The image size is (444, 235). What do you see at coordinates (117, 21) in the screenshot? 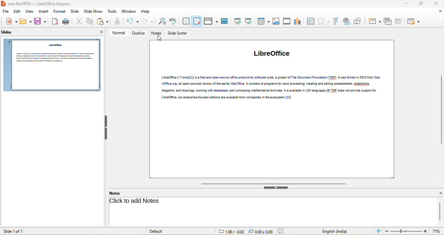
I see `clone formatting` at bounding box center [117, 21].